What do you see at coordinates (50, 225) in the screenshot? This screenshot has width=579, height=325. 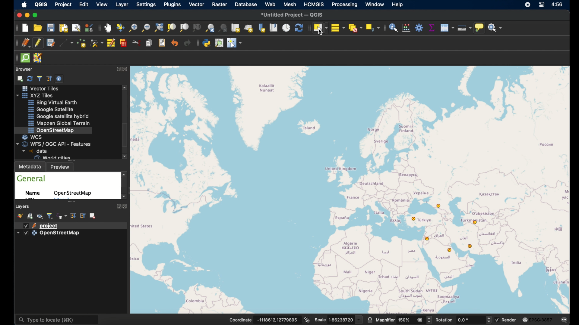 I see `project layer` at bounding box center [50, 225].